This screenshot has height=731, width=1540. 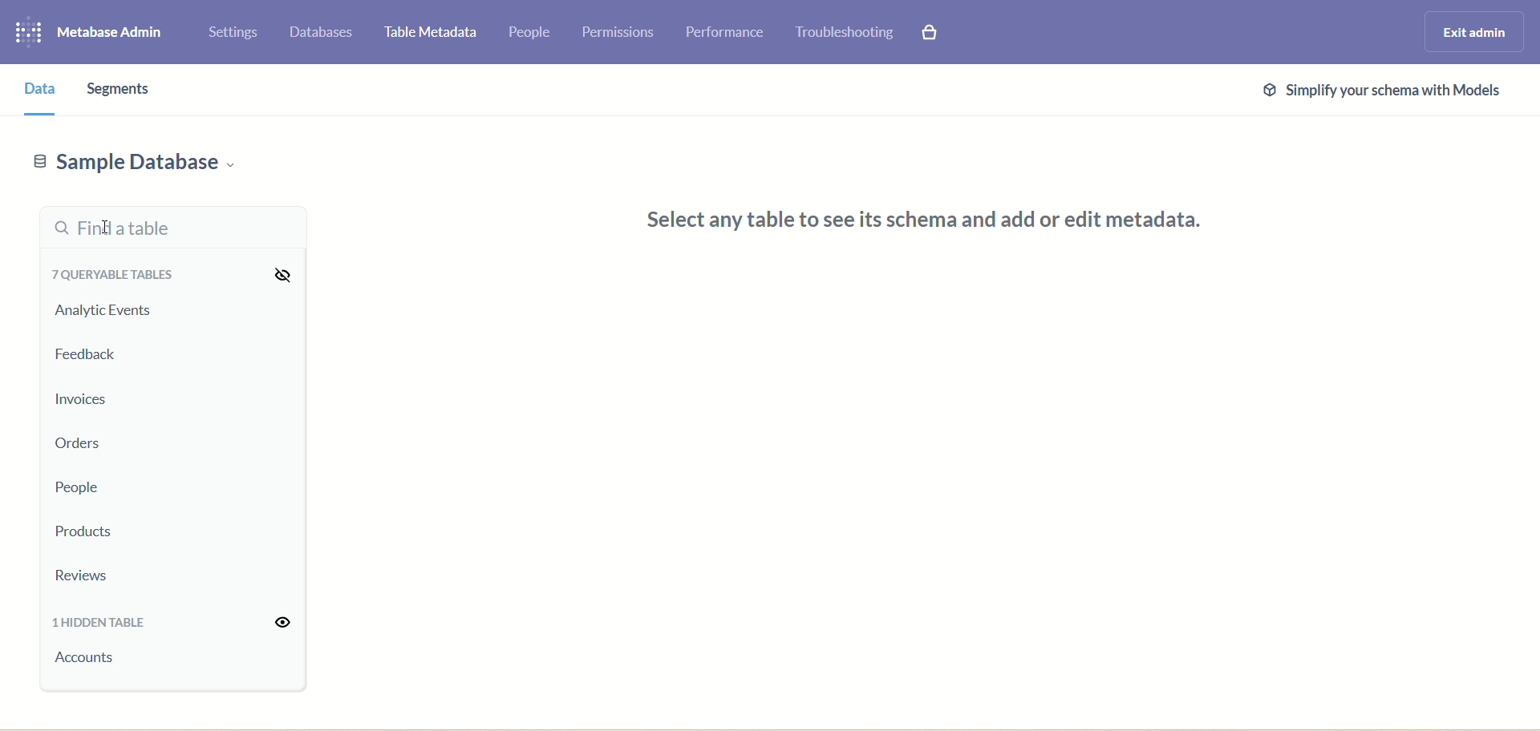 I want to click on find a table, so click(x=170, y=225).